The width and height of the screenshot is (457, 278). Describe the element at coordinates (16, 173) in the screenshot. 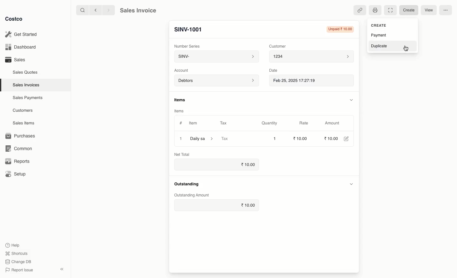

I see `Setup` at that location.